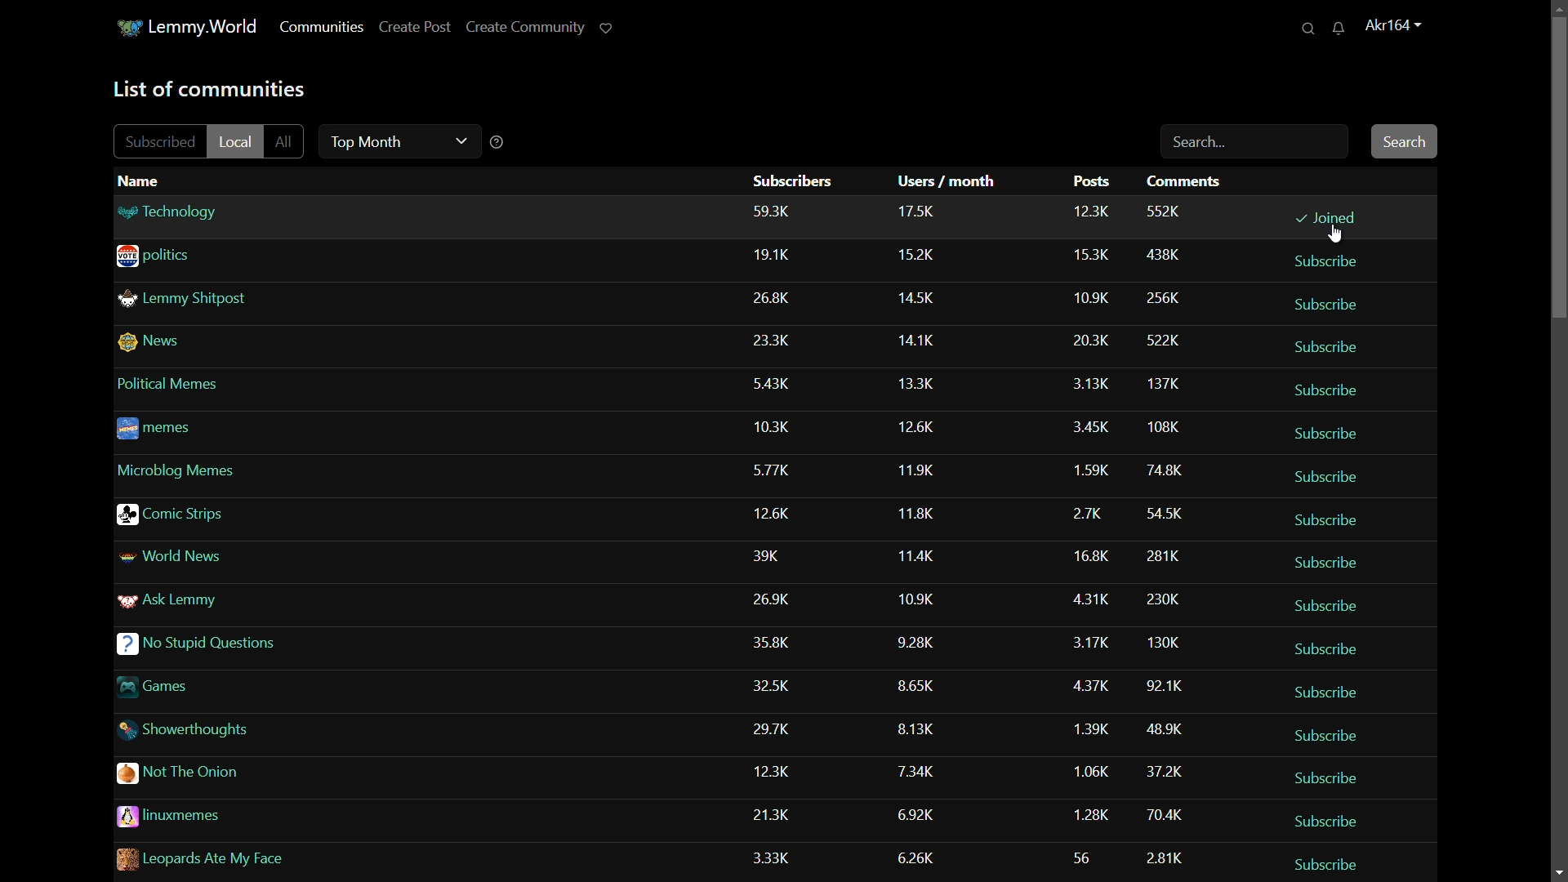 The image size is (1568, 882). I want to click on user per month, so click(916, 598).